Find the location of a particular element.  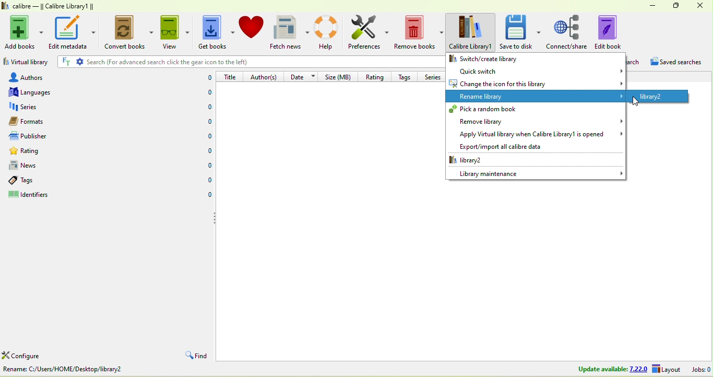

quick switch is located at coordinates (536, 70).